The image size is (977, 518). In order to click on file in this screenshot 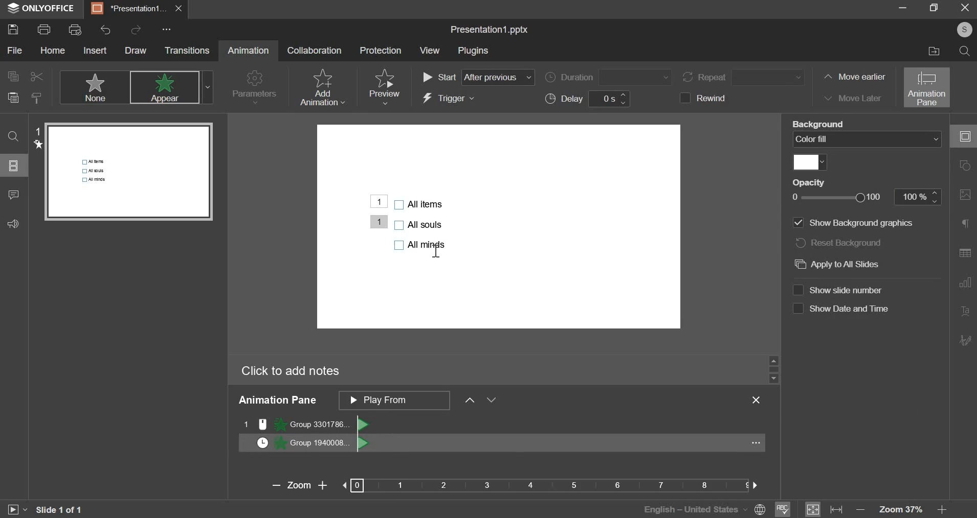, I will do `click(15, 50)`.